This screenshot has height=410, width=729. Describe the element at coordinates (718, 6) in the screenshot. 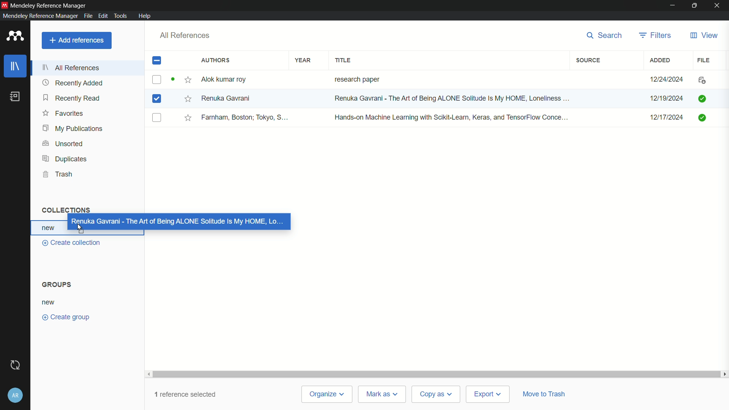

I see `close app` at that location.